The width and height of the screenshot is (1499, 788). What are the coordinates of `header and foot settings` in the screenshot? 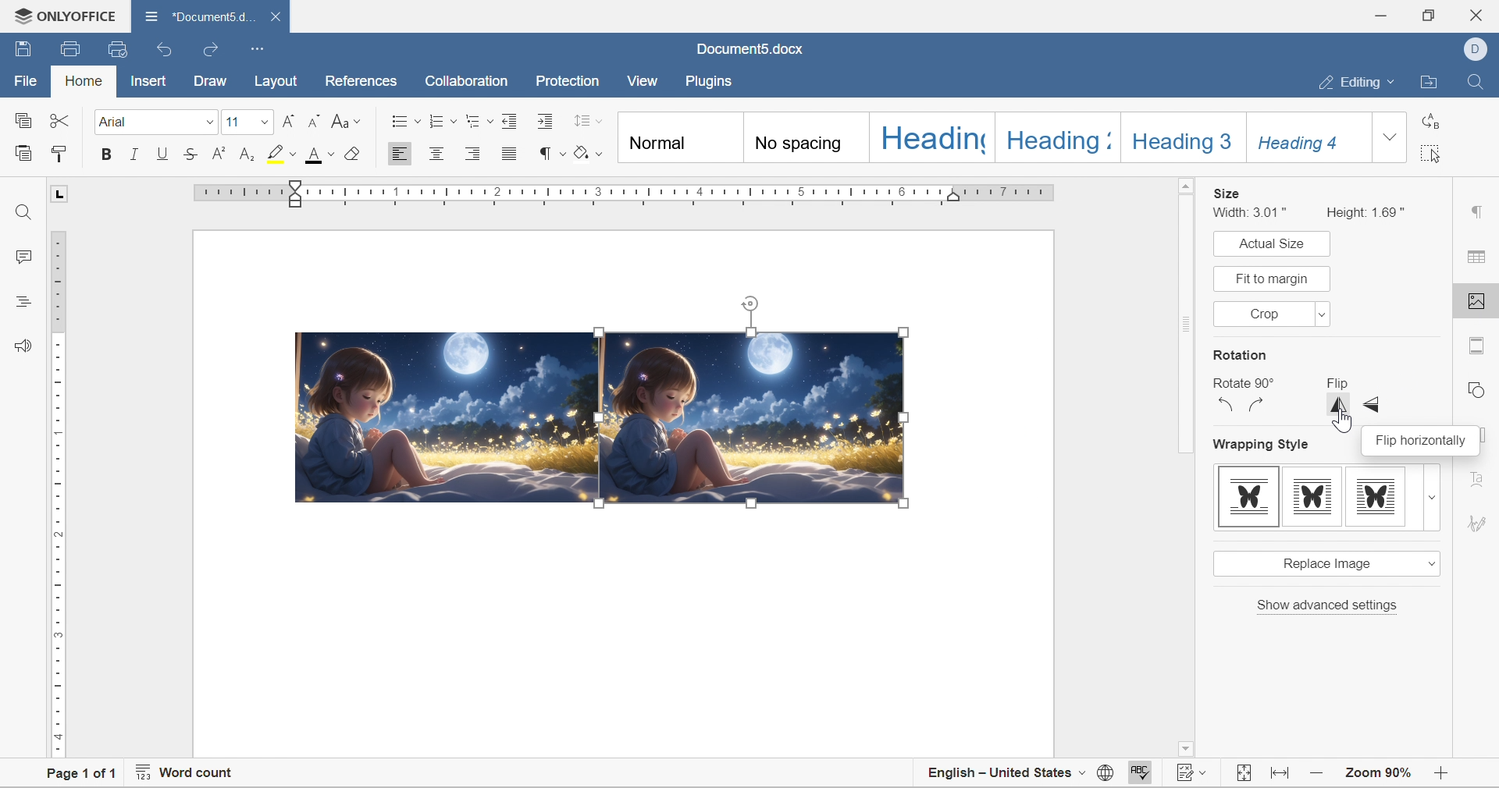 It's located at (1478, 345).